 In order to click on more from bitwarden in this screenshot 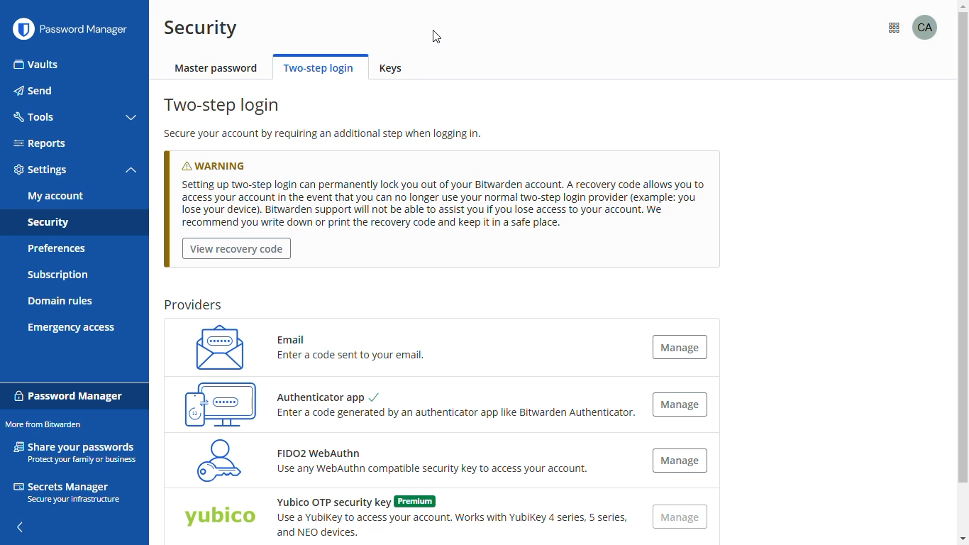, I will do `click(907, 28)`.